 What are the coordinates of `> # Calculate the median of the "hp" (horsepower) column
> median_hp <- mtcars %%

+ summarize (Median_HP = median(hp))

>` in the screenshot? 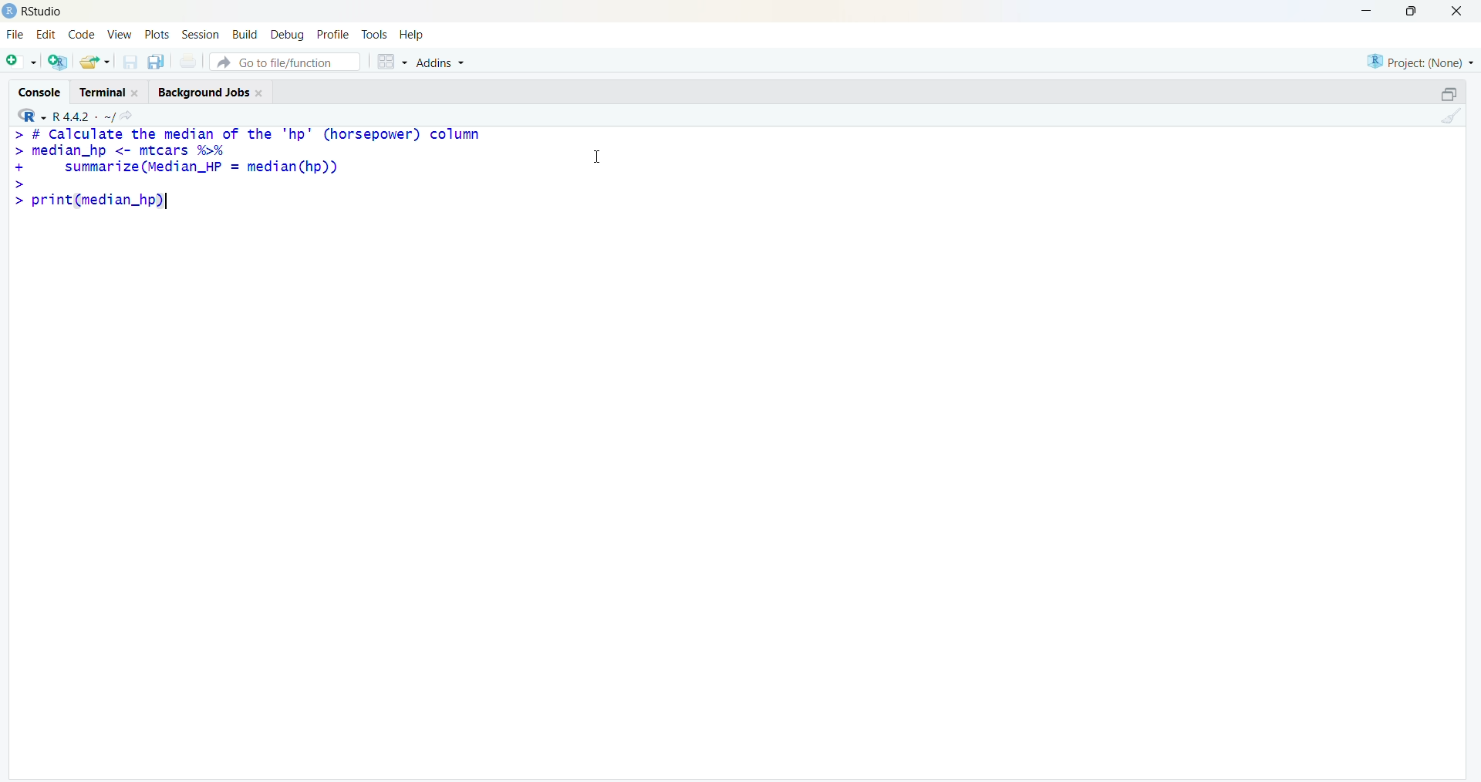 It's located at (248, 159).